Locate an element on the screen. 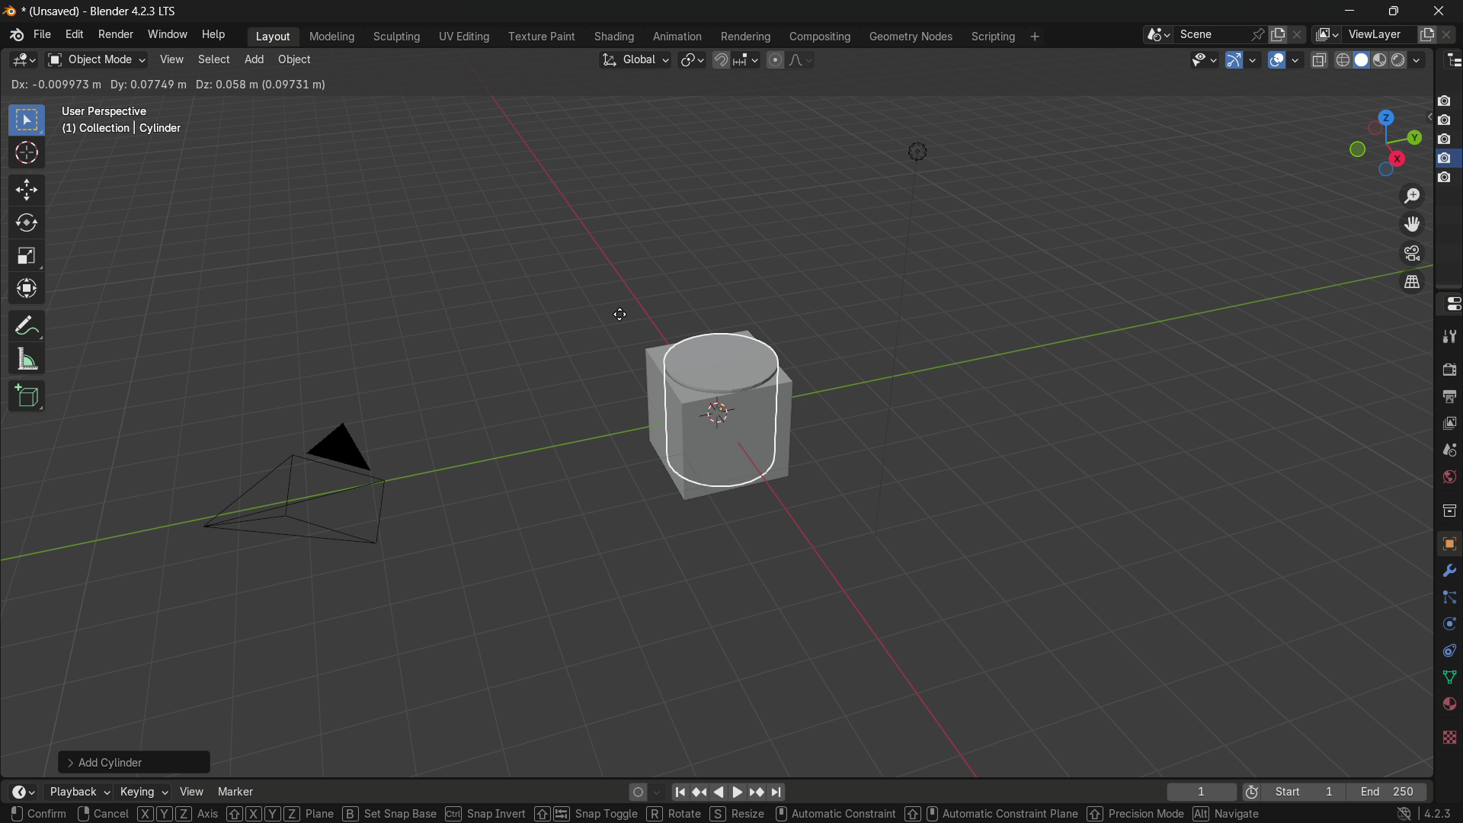 The width and height of the screenshot is (1463, 823). pin scene to workspace is located at coordinates (1258, 34).